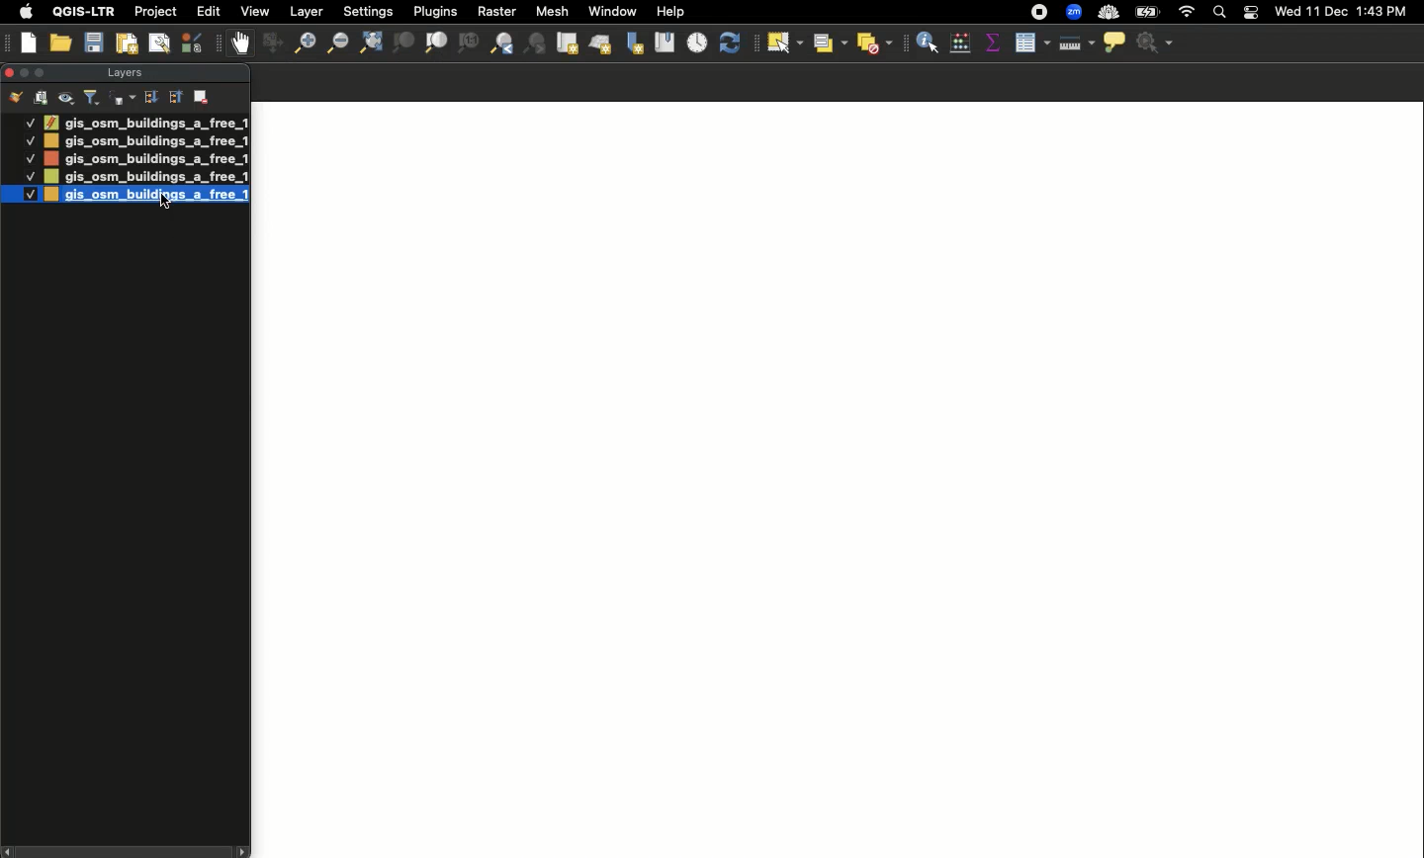 The width and height of the screenshot is (1424, 858). What do you see at coordinates (23, 71) in the screenshot?
I see `Minimize` at bounding box center [23, 71].